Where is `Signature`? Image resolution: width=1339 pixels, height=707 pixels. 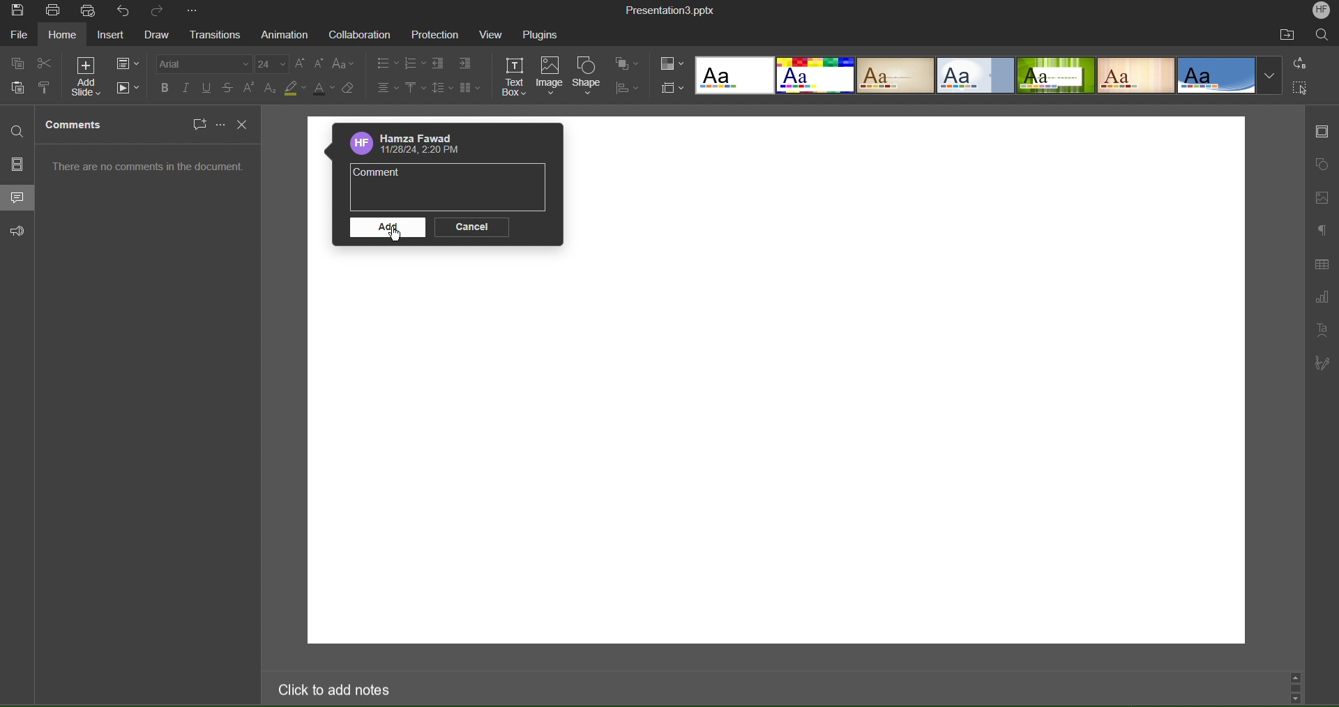
Signature is located at coordinates (1321, 365).